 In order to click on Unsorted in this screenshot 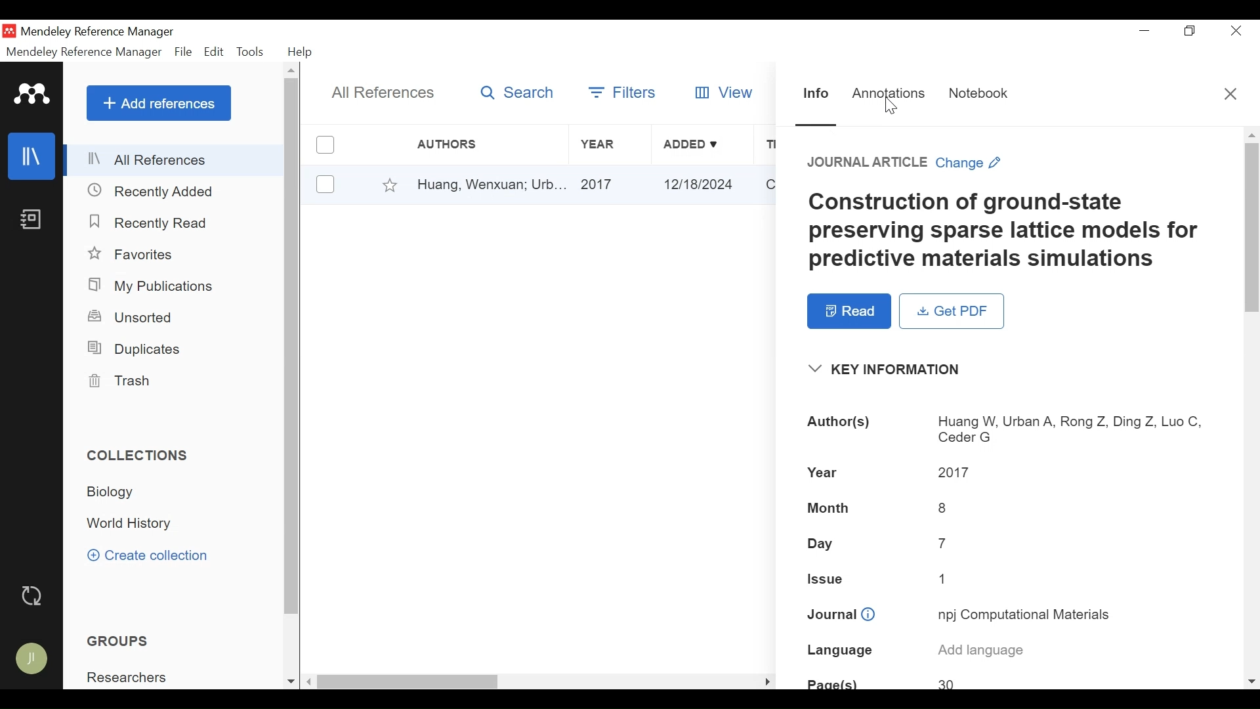, I will do `click(136, 318)`.